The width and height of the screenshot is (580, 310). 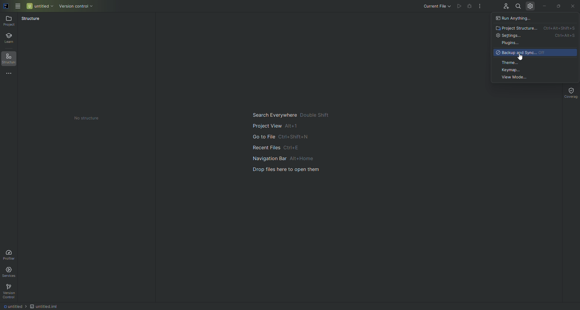 I want to click on More Actions, so click(x=480, y=7).